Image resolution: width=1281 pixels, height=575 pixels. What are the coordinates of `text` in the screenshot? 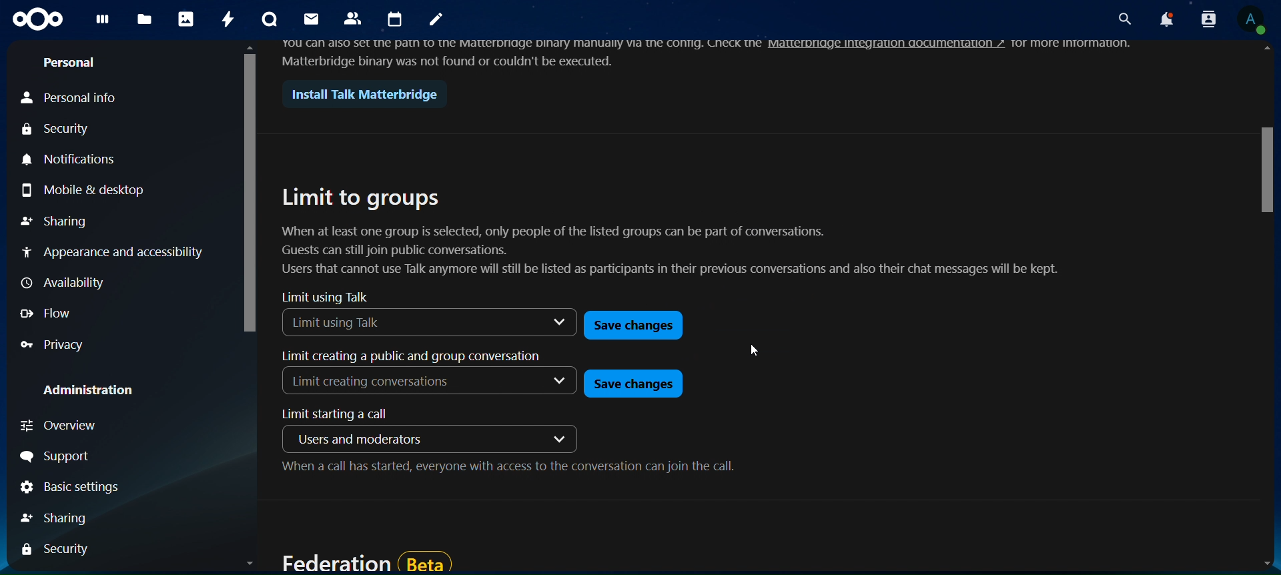 It's located at (1077, 42).